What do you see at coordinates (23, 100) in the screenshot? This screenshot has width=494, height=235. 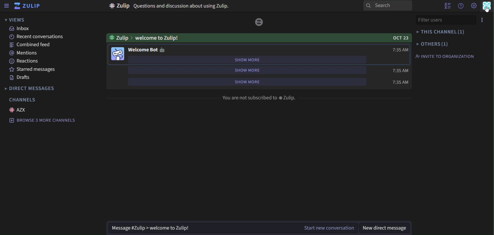 I see `channels` at bounding box center [23, 100].